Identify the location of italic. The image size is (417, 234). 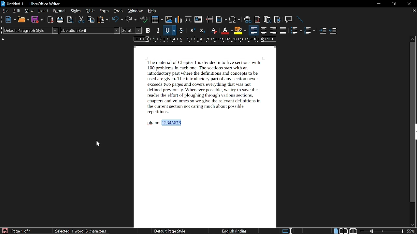
(158, 31).